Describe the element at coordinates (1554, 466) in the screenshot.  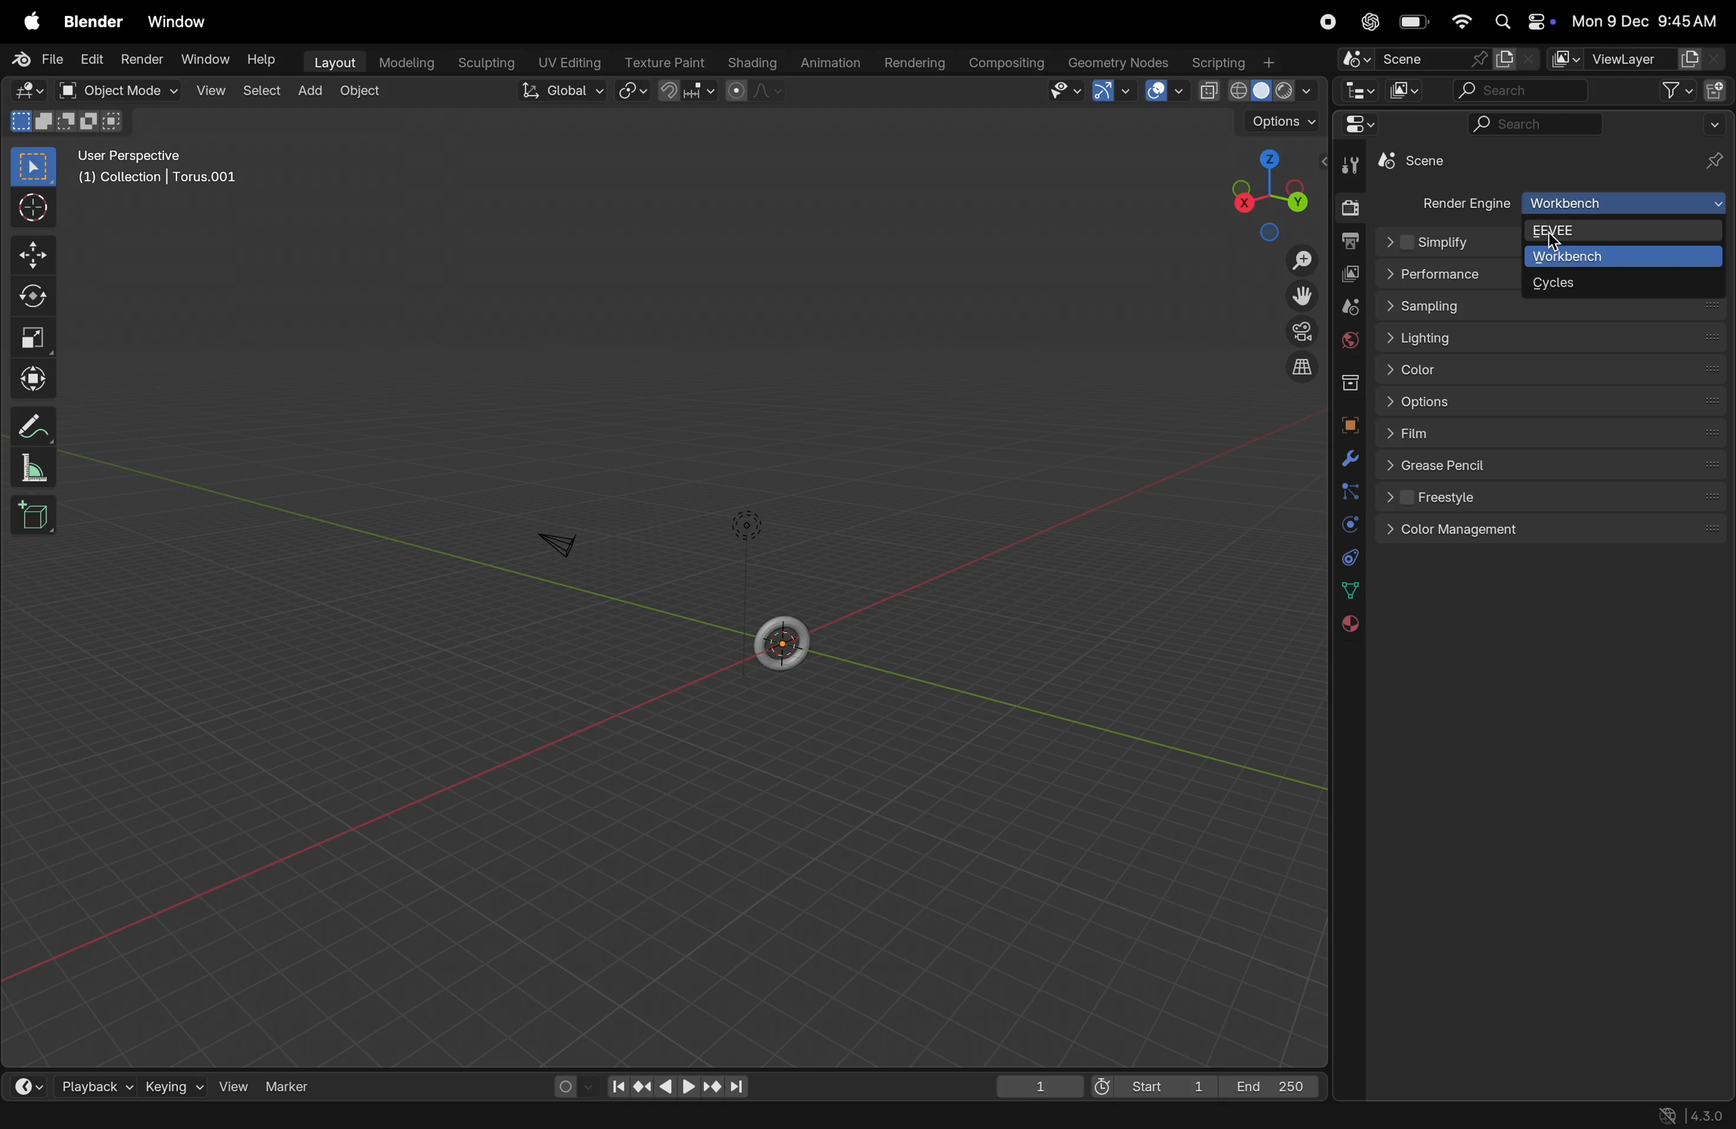
I see `Green pencil` at that location.